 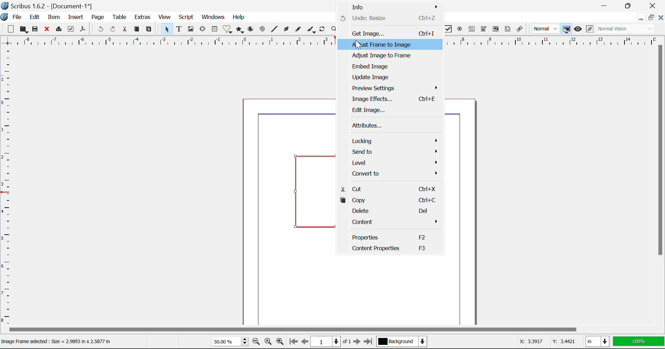 What do you see at coordinates (390, 223) in the screenshot?
I see `Content` at bounding box center [390, 223].